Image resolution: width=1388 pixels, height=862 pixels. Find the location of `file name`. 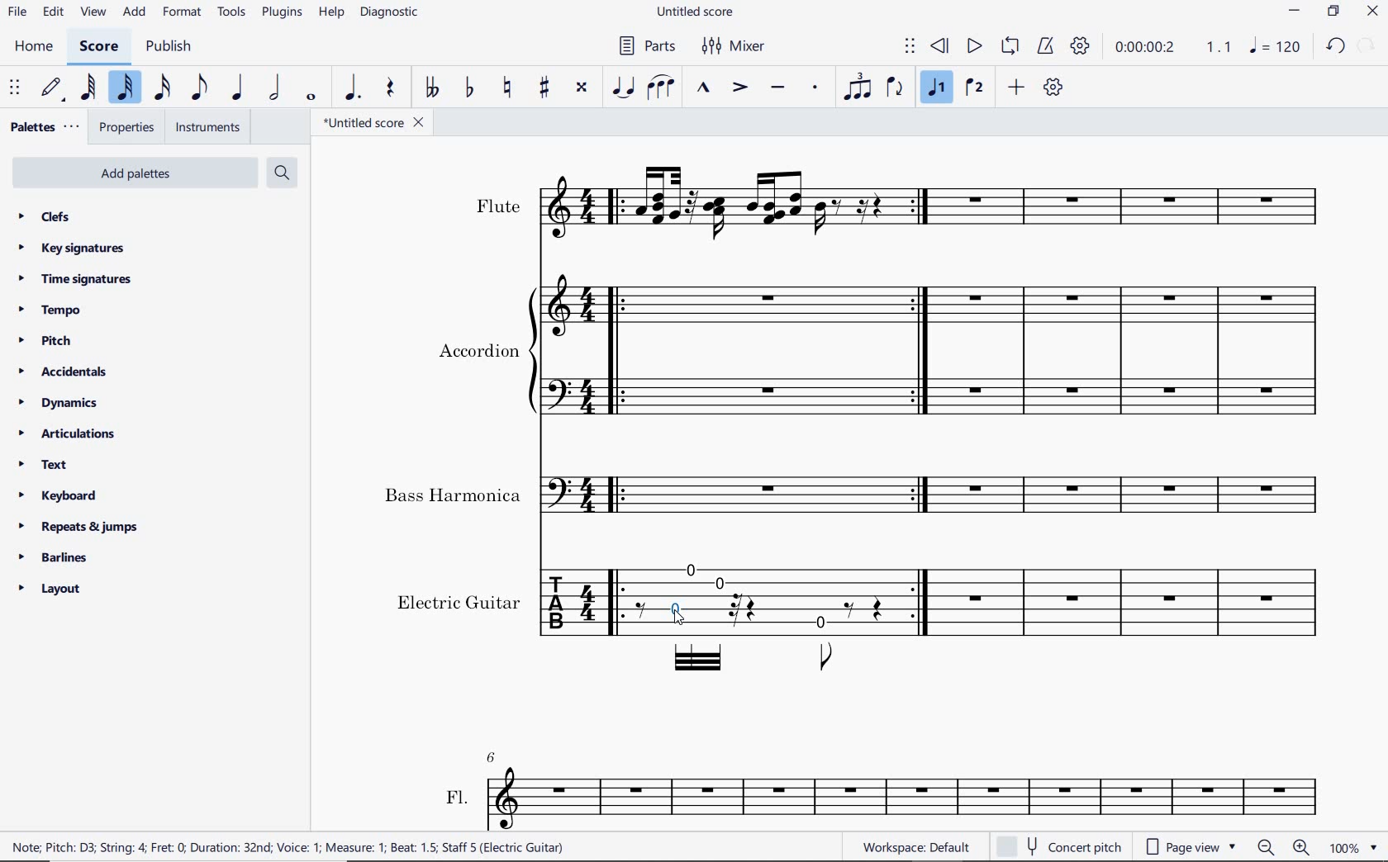

file name is located at coordinates (376, 124).